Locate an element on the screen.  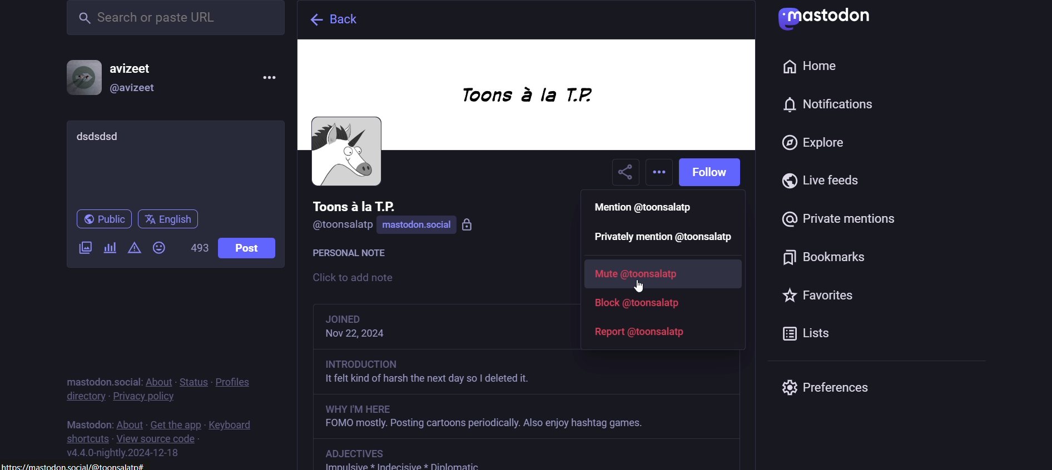
add a image is located at coordinates (86, 249).